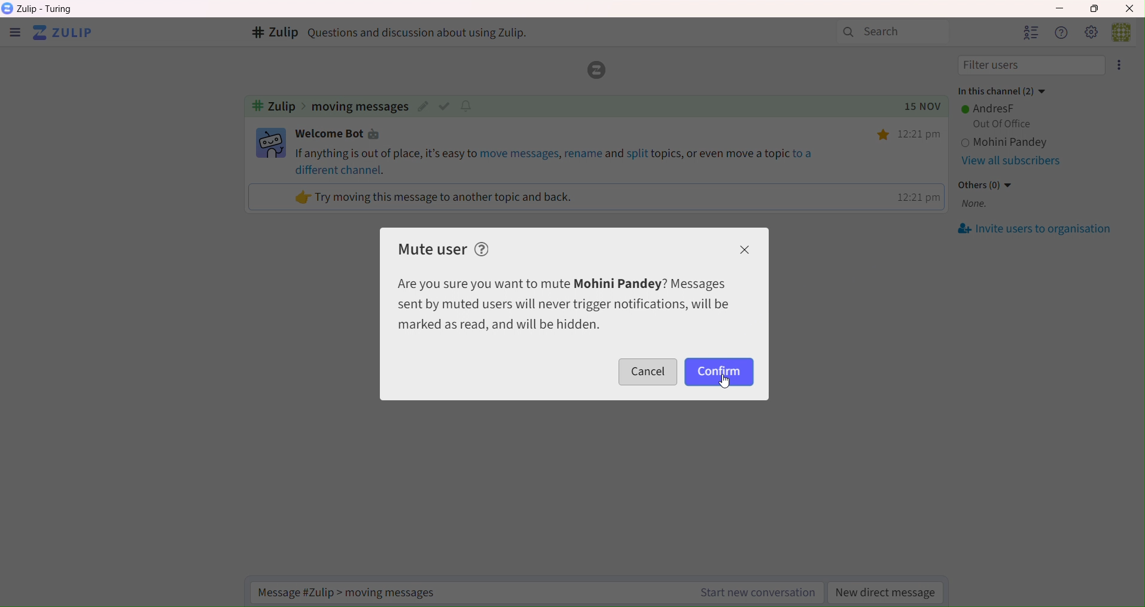 The height and width of the screenshot is (607, 1145). What do you see at coordinates (885, 135) in the screenshot?
I see `` at bounding box center [885, 135].